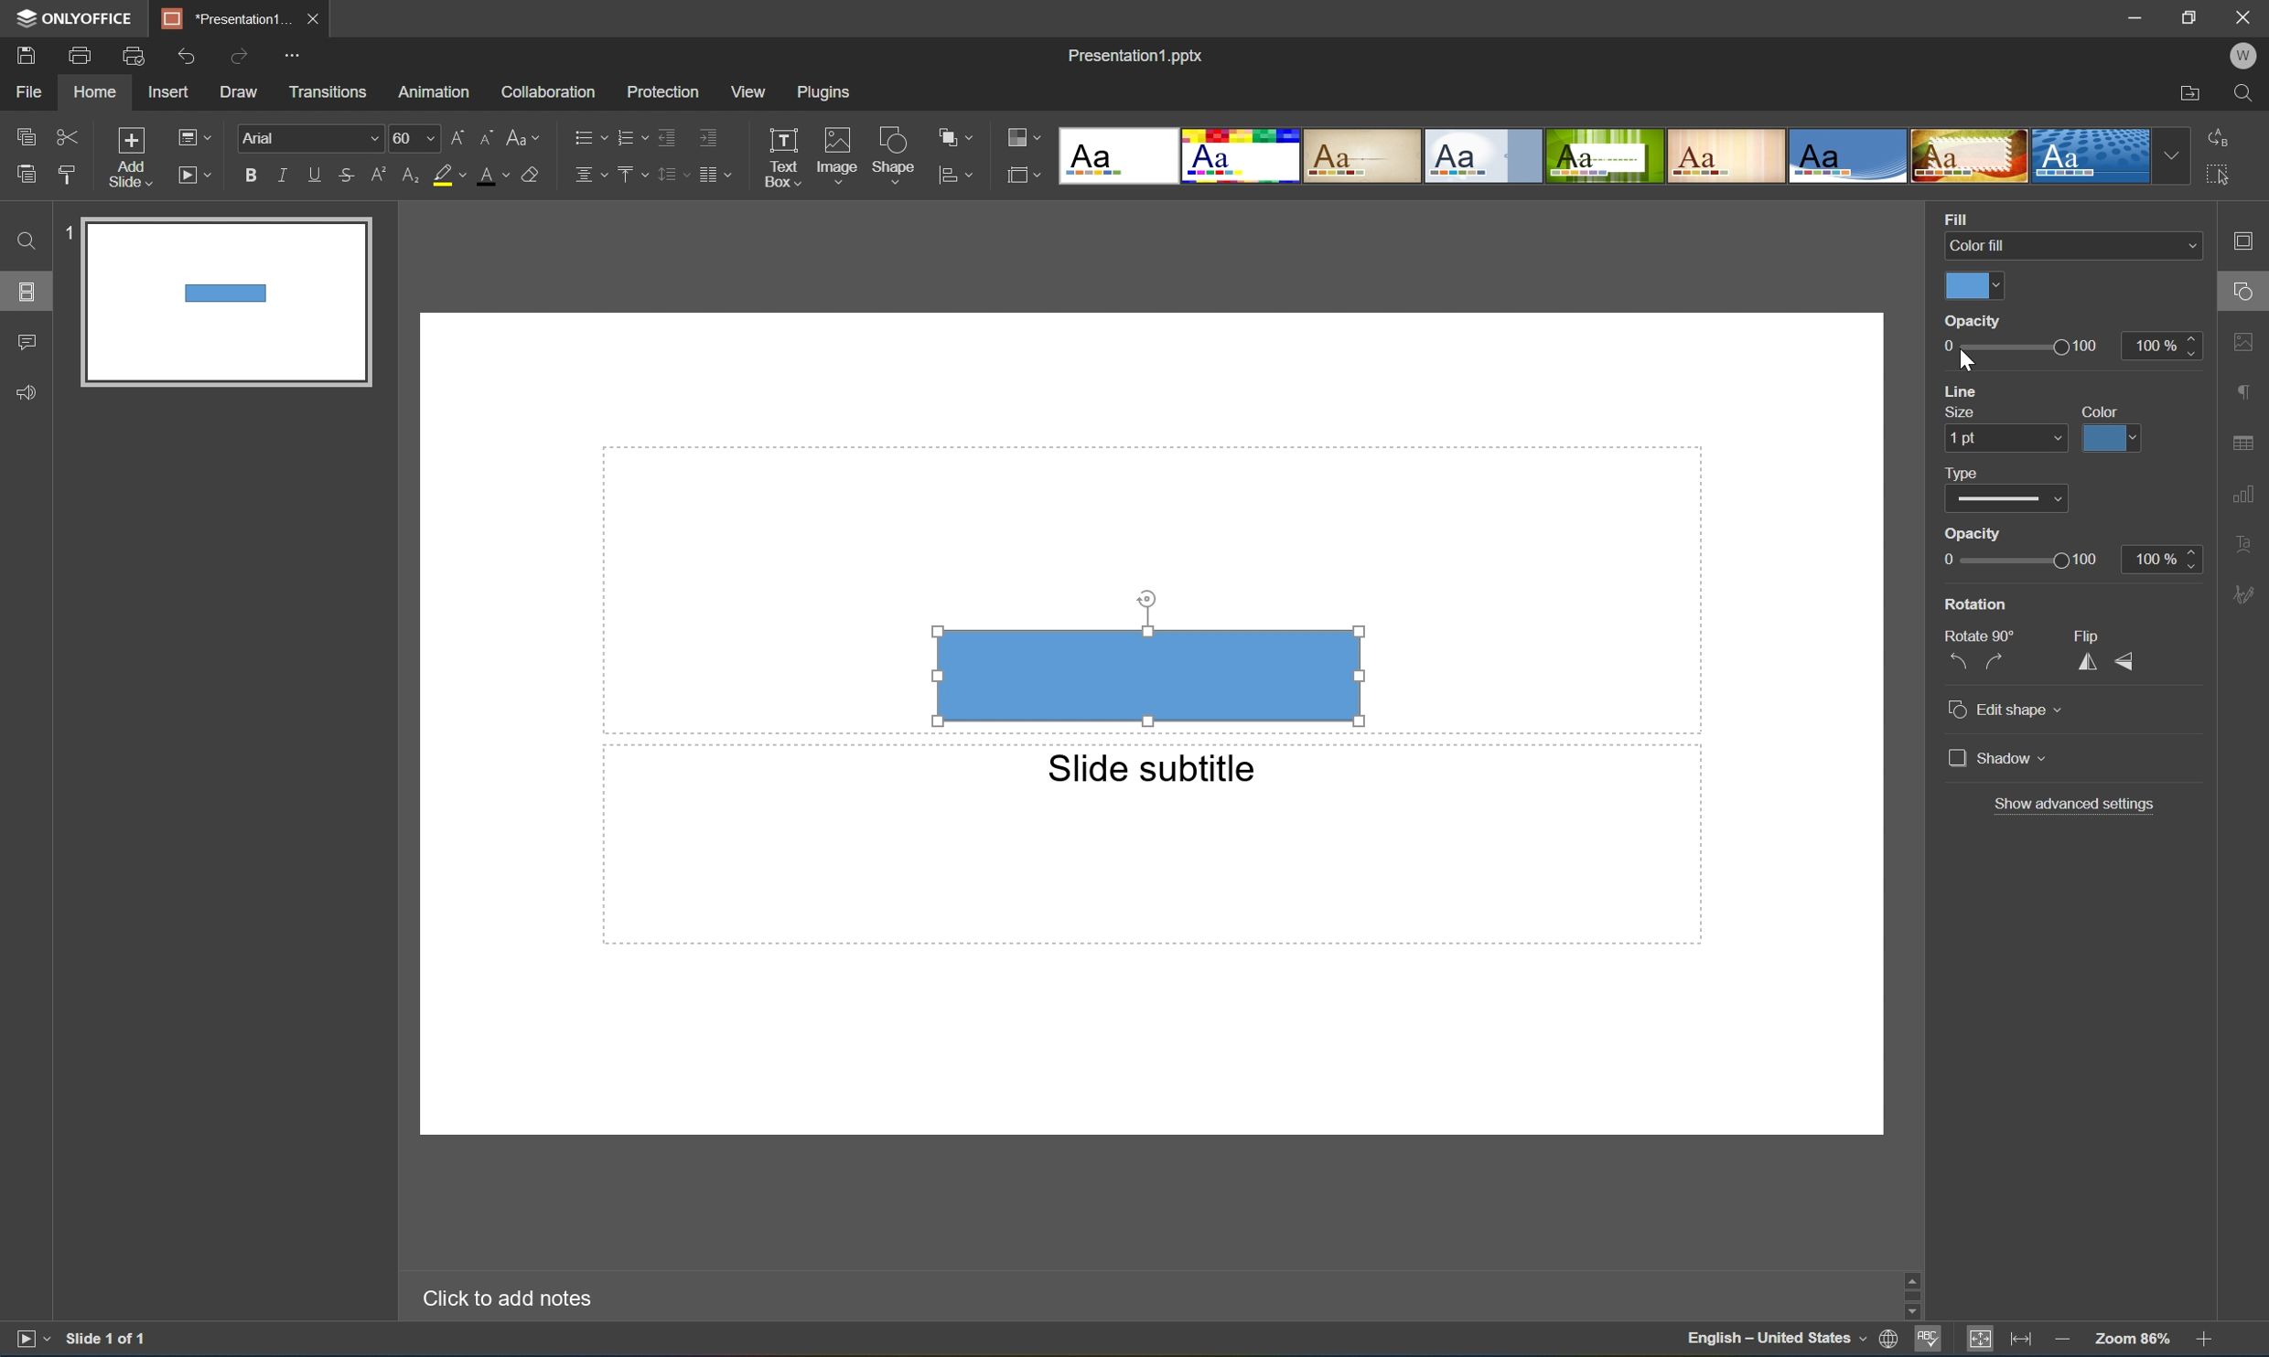 This screenshot has height=1357, width=2269. I want to click on Insert column, so click(721, 174).